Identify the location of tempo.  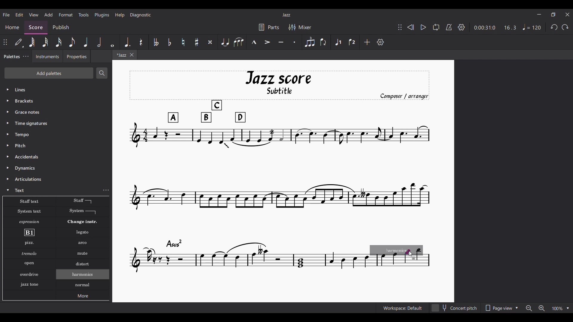
(23, 134).